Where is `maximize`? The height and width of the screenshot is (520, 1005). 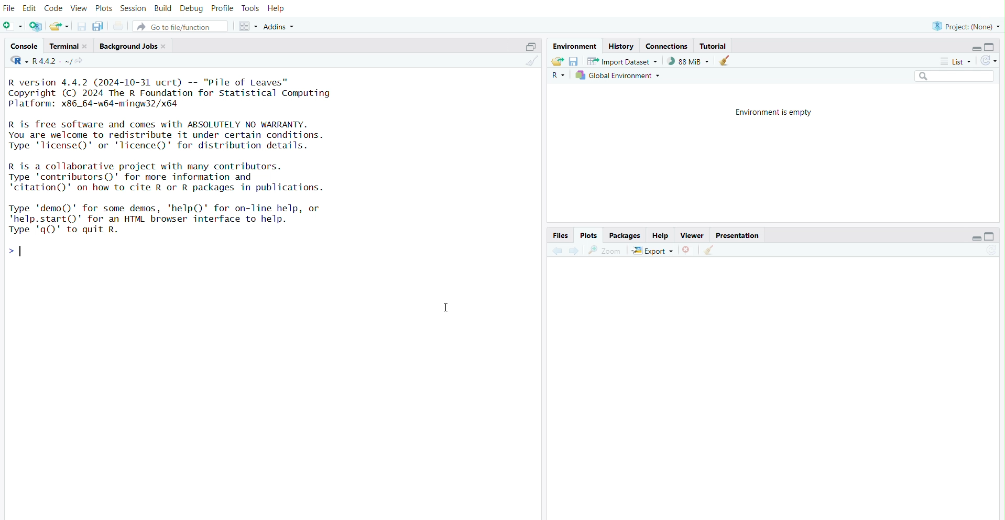
maximize is located at coordinates (995, 46).